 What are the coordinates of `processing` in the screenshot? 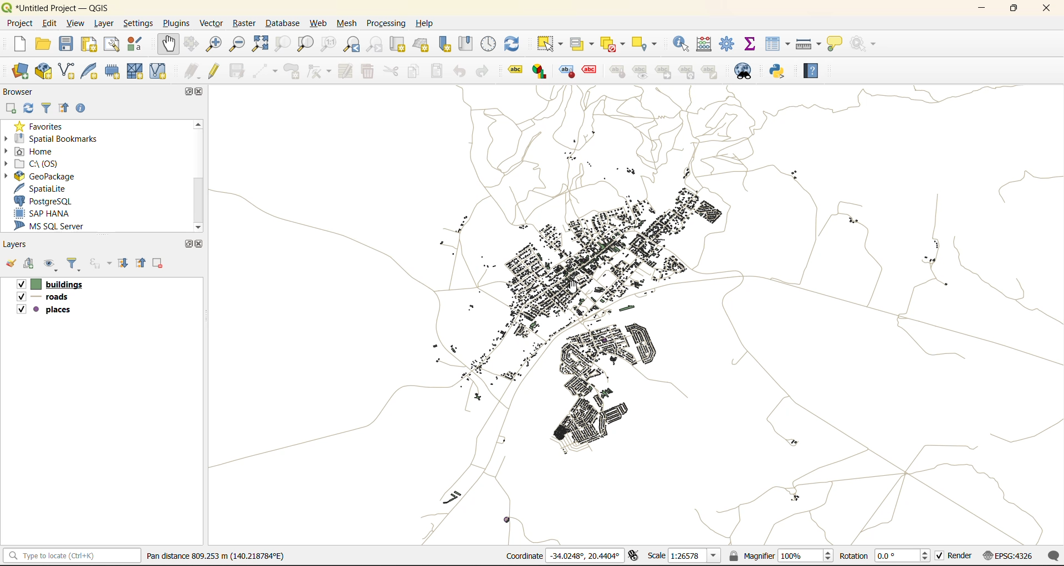 It's located at (385, 23).